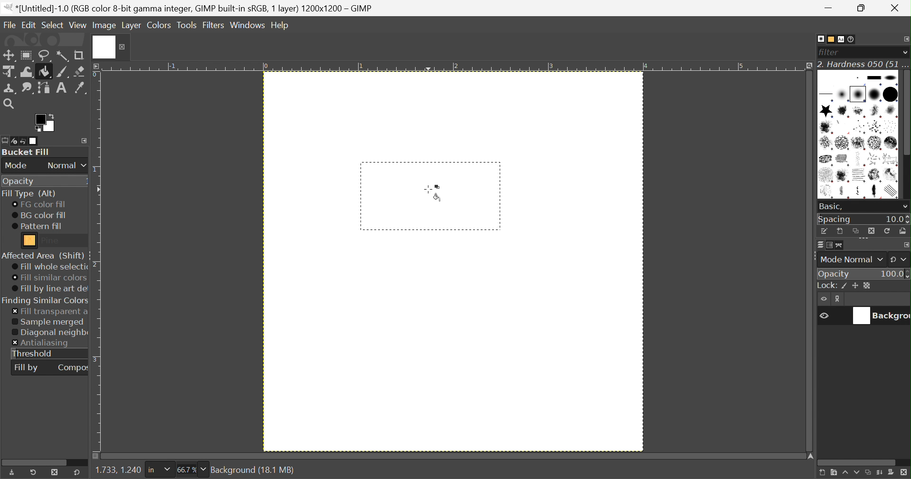  I want to click on Block, so click(827, 96).